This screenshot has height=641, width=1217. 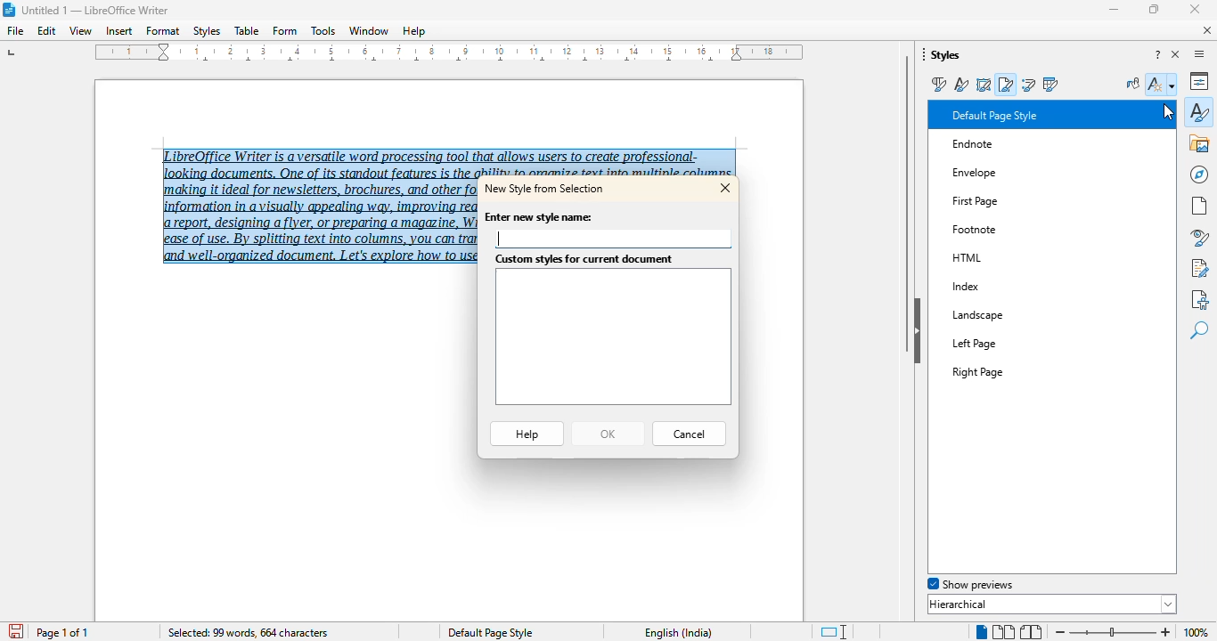 I want to click on page styles, so click(x=1007, y=84).